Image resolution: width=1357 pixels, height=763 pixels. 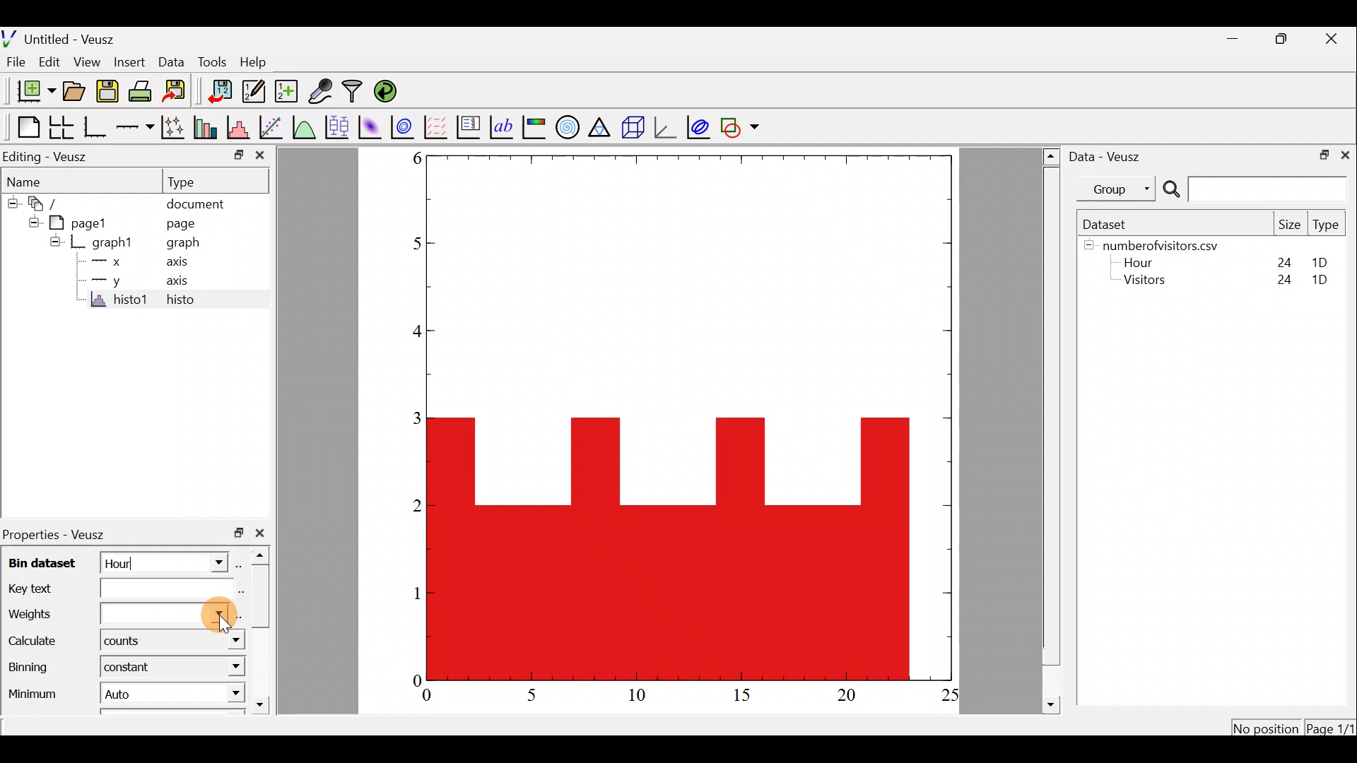 I want to click on x, so click(x=115, y=261).